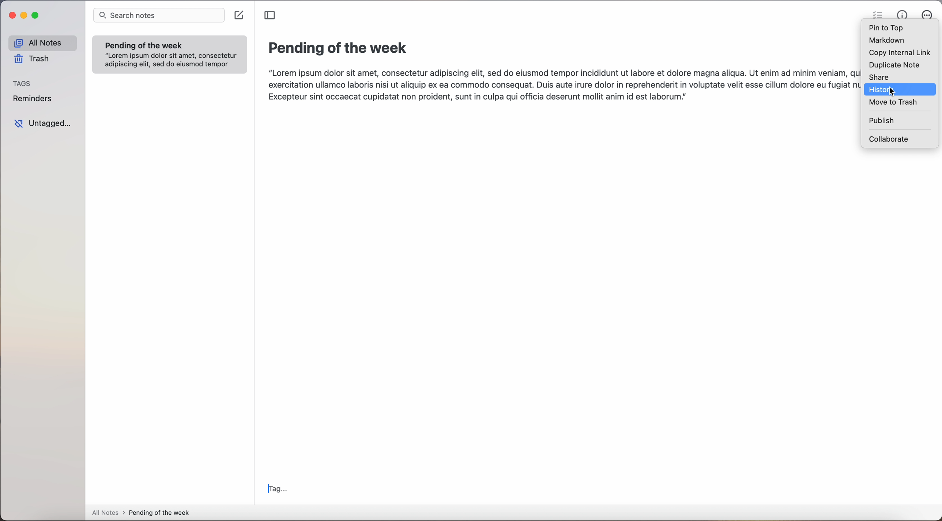 The image size is (942, 521). Describe the element at coordinates (31, 59) in the screenshot. I see `trash` at that location.